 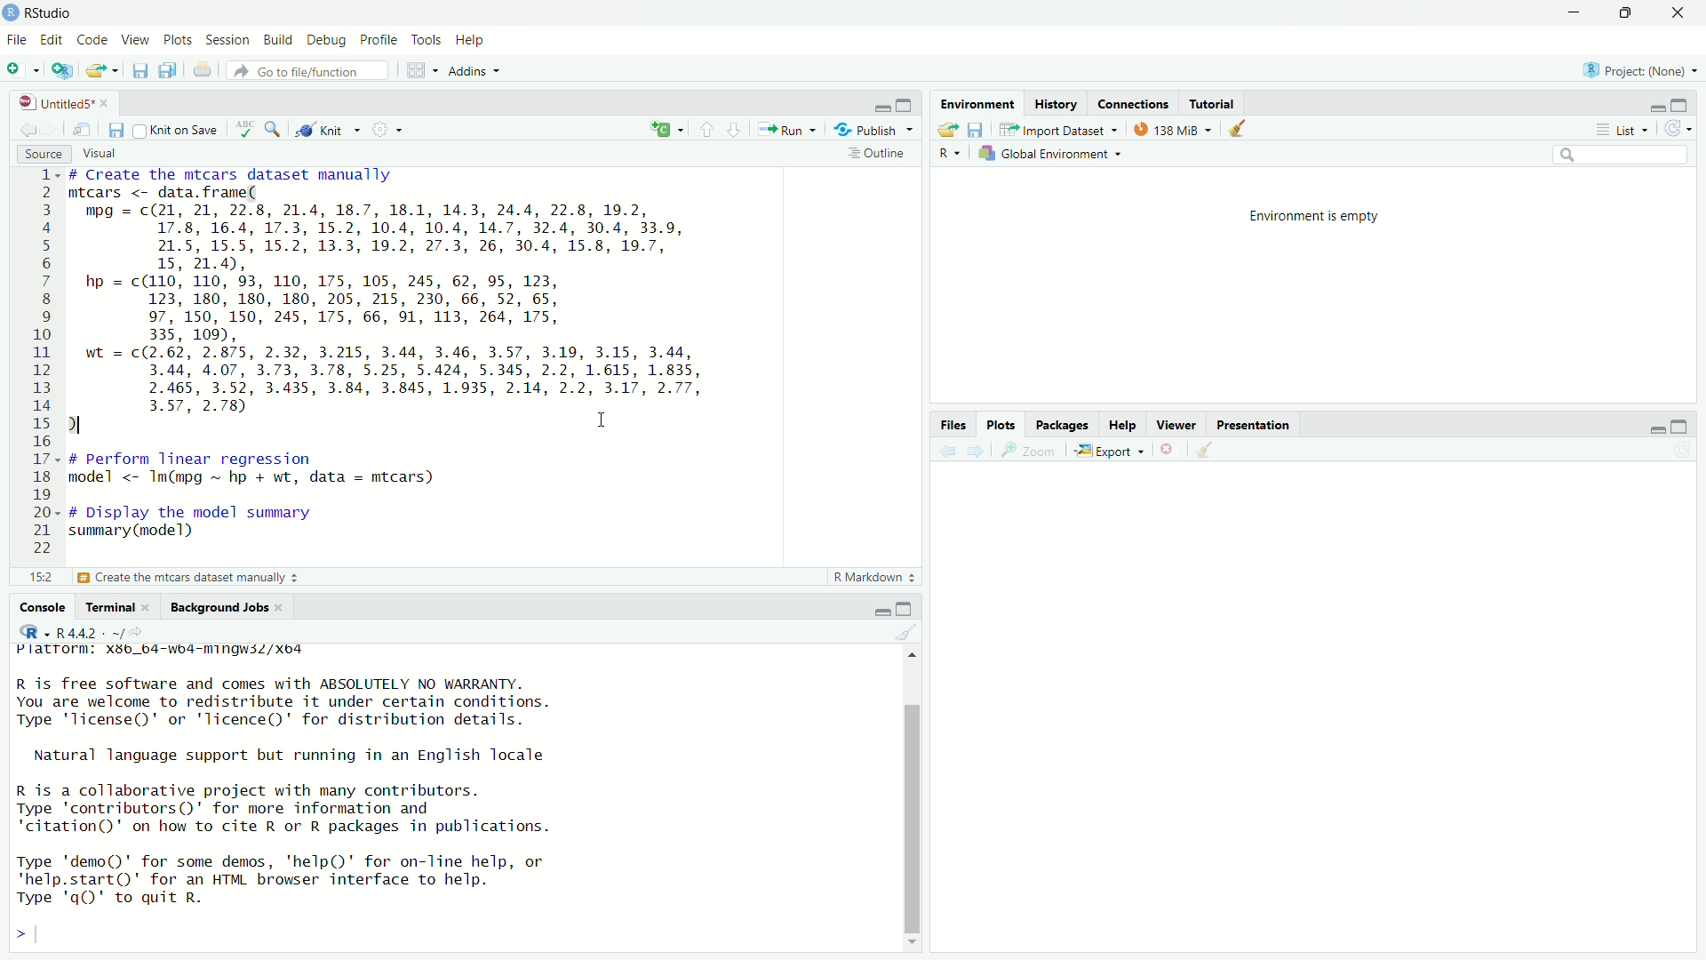 I want to click on # Create the mtcars dataset manually
mtcars <- data. frame(
mpg = c(21, 21, 22.8, 21.4, 18.7, 18.1, 14.3, 24.4, 22.8, 19.2,
17.8, 16.4, 17.3, 15.2, 10.4, 10.4, 14.7, 32.4, 30.4, 33.9,
21.5, 15.5, 15.2, 13.3, 19.2, 27.3, 26, 30.4, 15.8, 19.7,
15, 21.4),
hp = c(110, 110, 93, 110, 175, 105, 245, 62, 95, 123,
123, 180, 180, 180, 205, 215, 230, 66, 52, 65,
97, 150, 150, 245, 175, 66, 91, 113, 264, 175,
335, 109),
wt = c(2.62, 2.875, 2.32, 3.215, 3.44, 3.46, 3.57, 3.19, 3.15, 3.44,
3.44, 4.07, 3.73, 3.78, 5.25, 5.424, 5.345, 2.2, 1.615, 1.835,
2.465, 3.52, 3.435, 3.84, 3.845, 1.935, 2.14, 2.2, 3.17, 2.77,
3.57, 2.78)
) I
# perform linear regression
model <- Im(mpg ~ hp + wt, data = mtcars)
# Display the model summary
summary (model), so click(x=387, y=357).